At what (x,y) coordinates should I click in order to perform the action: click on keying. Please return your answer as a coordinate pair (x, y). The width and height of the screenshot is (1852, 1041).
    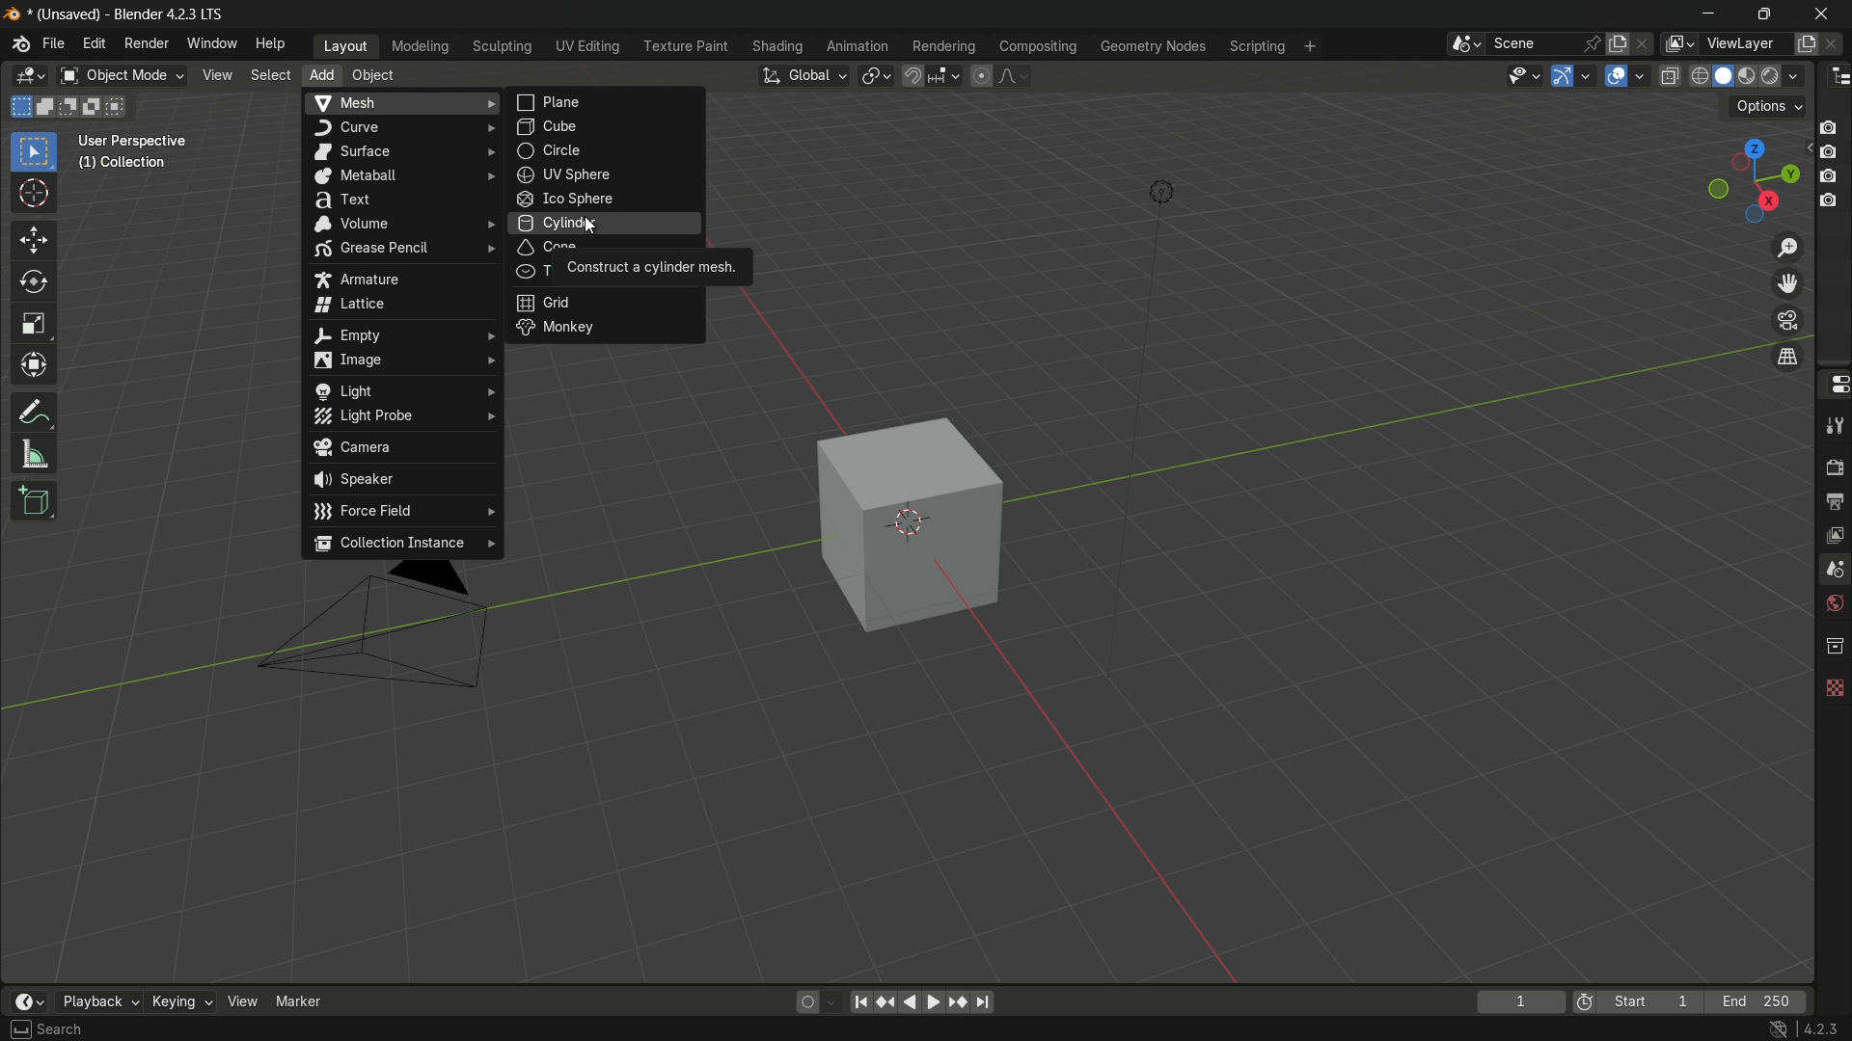
    Looking at the image, I should click on (180, 1001).